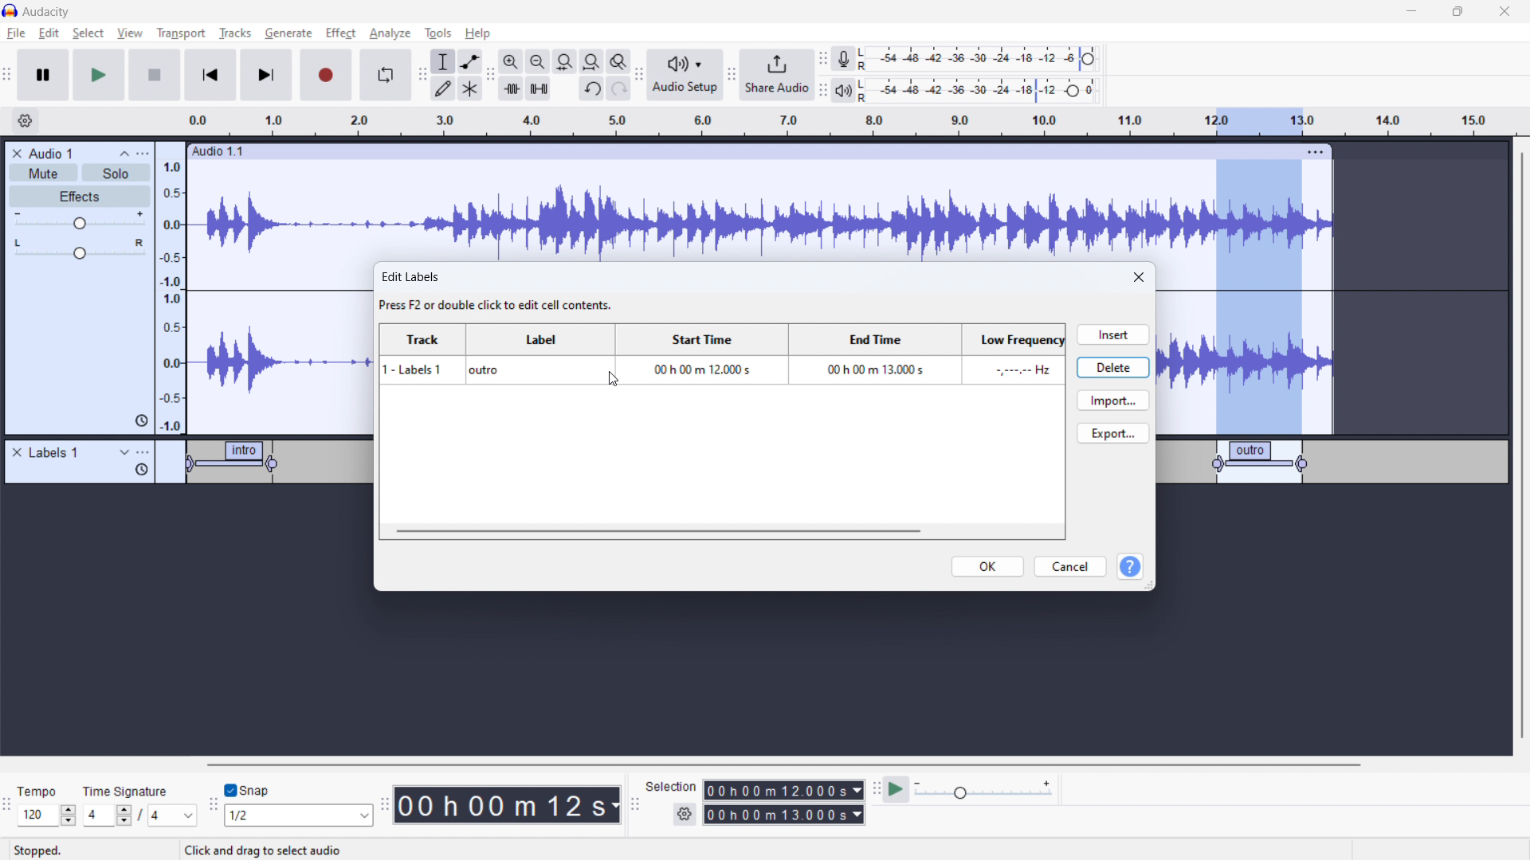 The image size is (1530, 860). What do you see at coordinates (983, 789) in the screenshot?
I see `playback speed` at bounding box center [983, 789].